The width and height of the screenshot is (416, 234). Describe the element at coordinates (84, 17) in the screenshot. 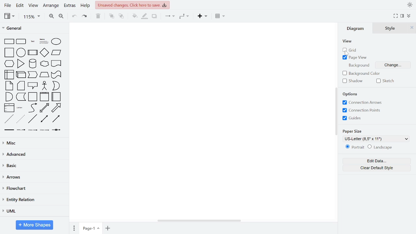

I see `redo` at that location.